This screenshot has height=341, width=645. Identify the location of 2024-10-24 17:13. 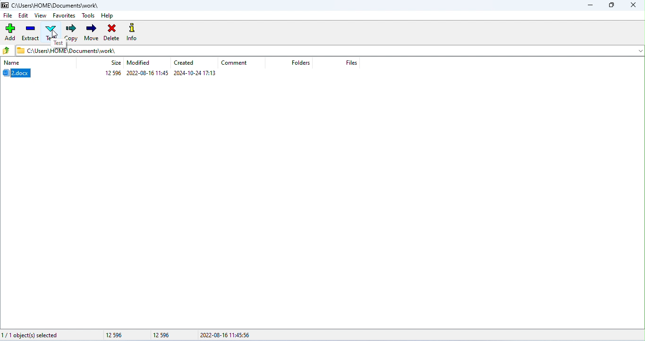
(195, 73).